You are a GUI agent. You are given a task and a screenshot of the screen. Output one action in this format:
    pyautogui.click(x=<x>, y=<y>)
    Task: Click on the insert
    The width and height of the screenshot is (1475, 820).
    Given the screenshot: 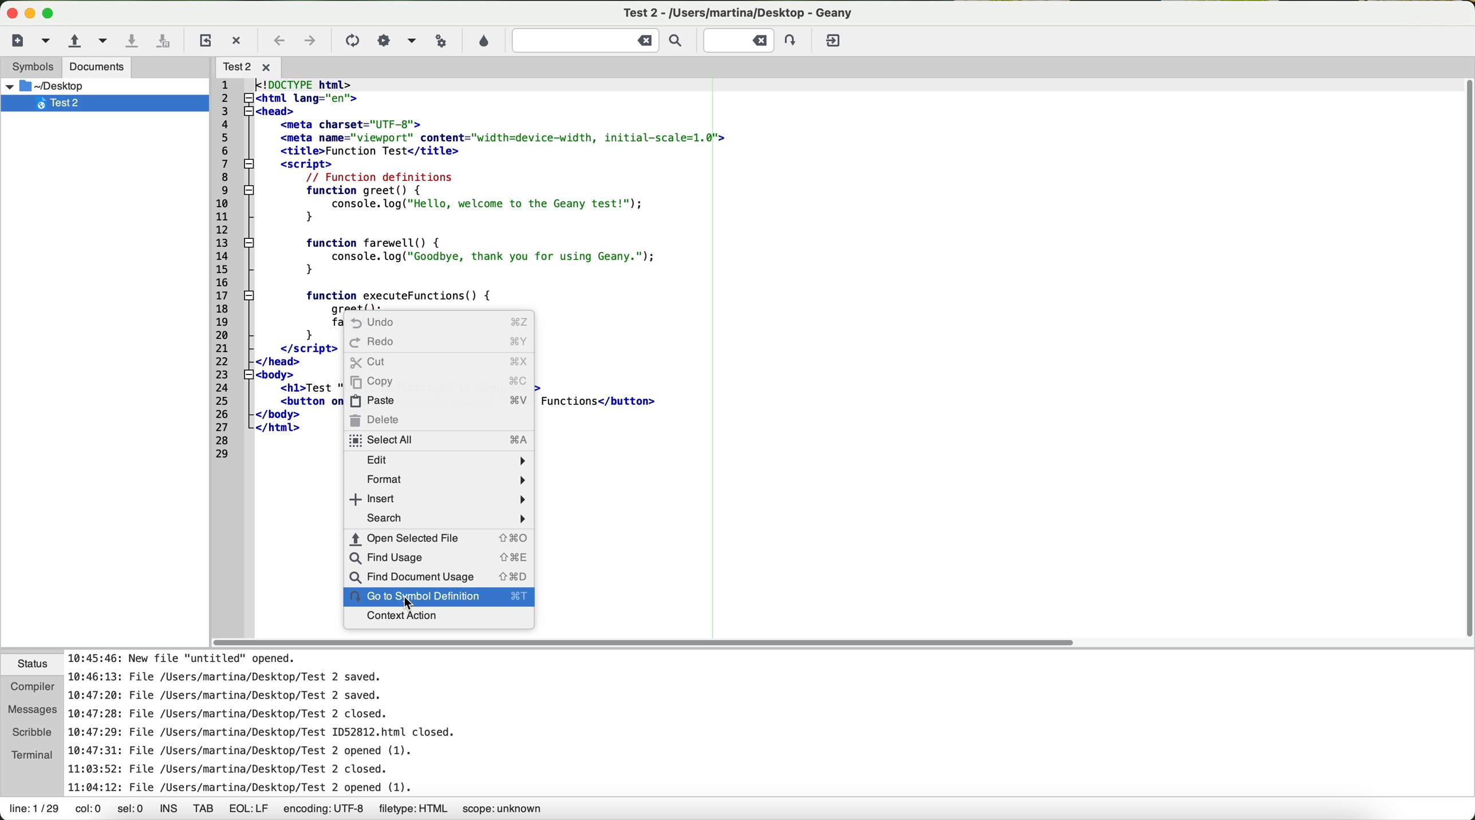 What is the action you would take?
    pyautogui.click(x=437, y=498)
    